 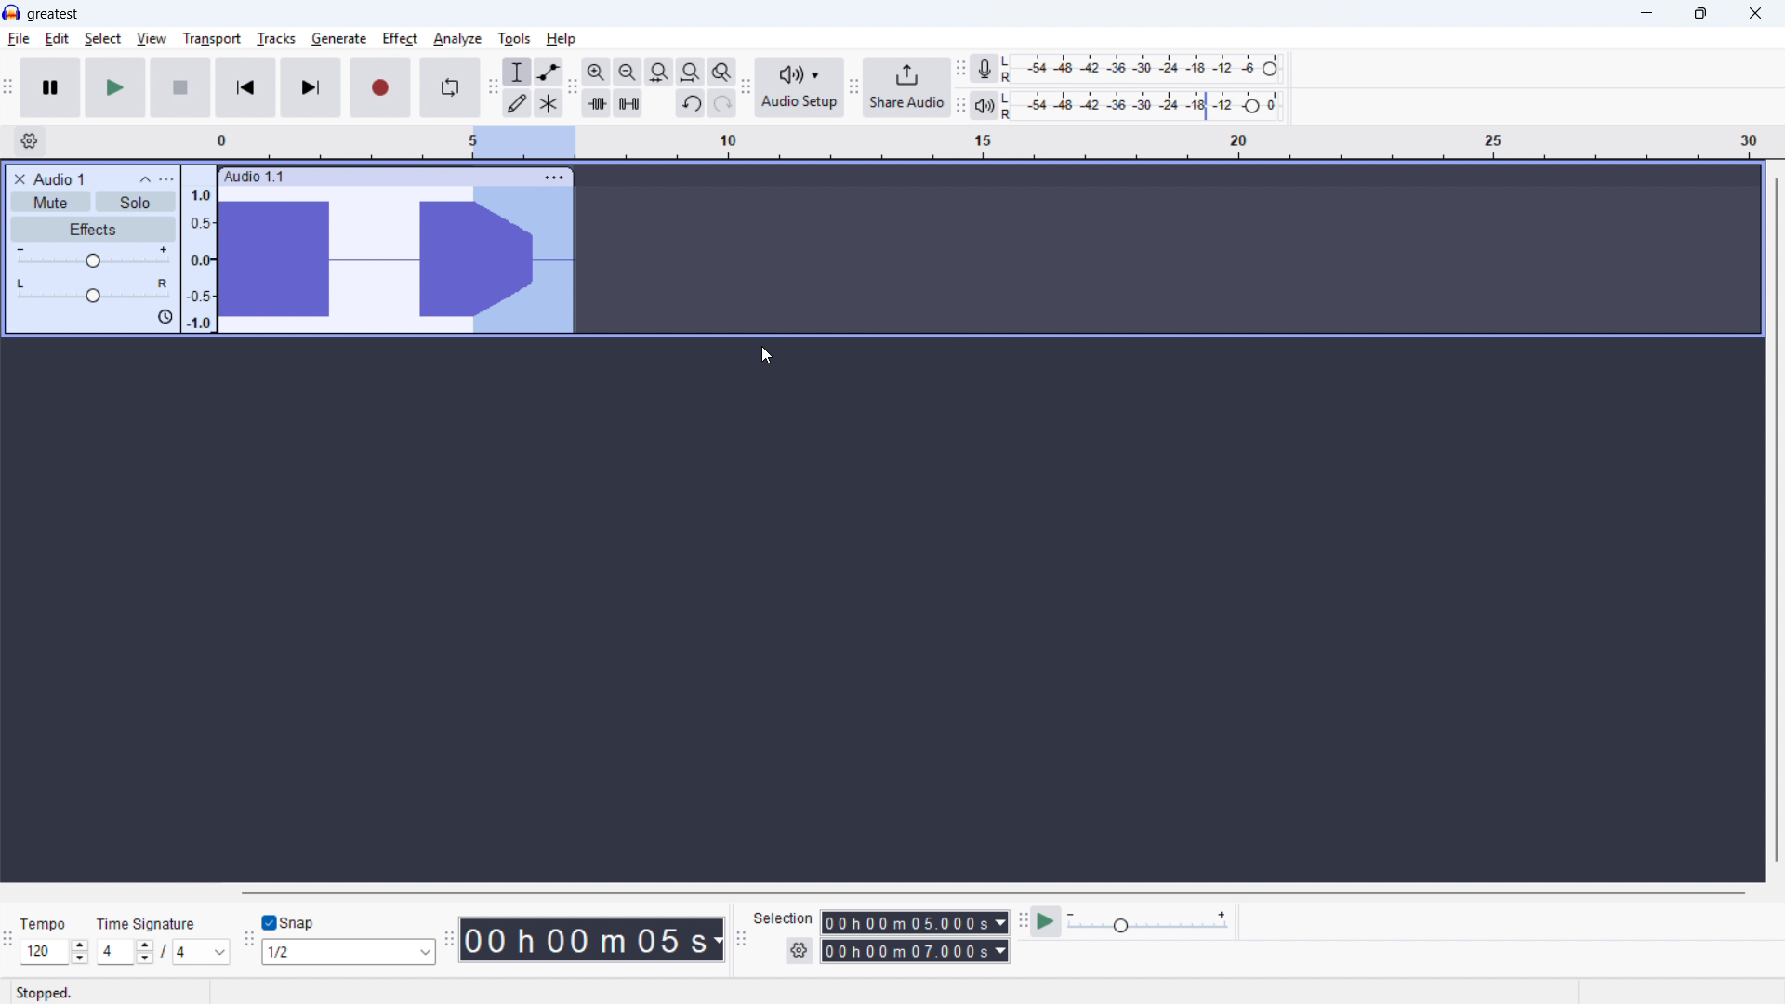 I want to click on Selection end time, so click(x=916, y=950).